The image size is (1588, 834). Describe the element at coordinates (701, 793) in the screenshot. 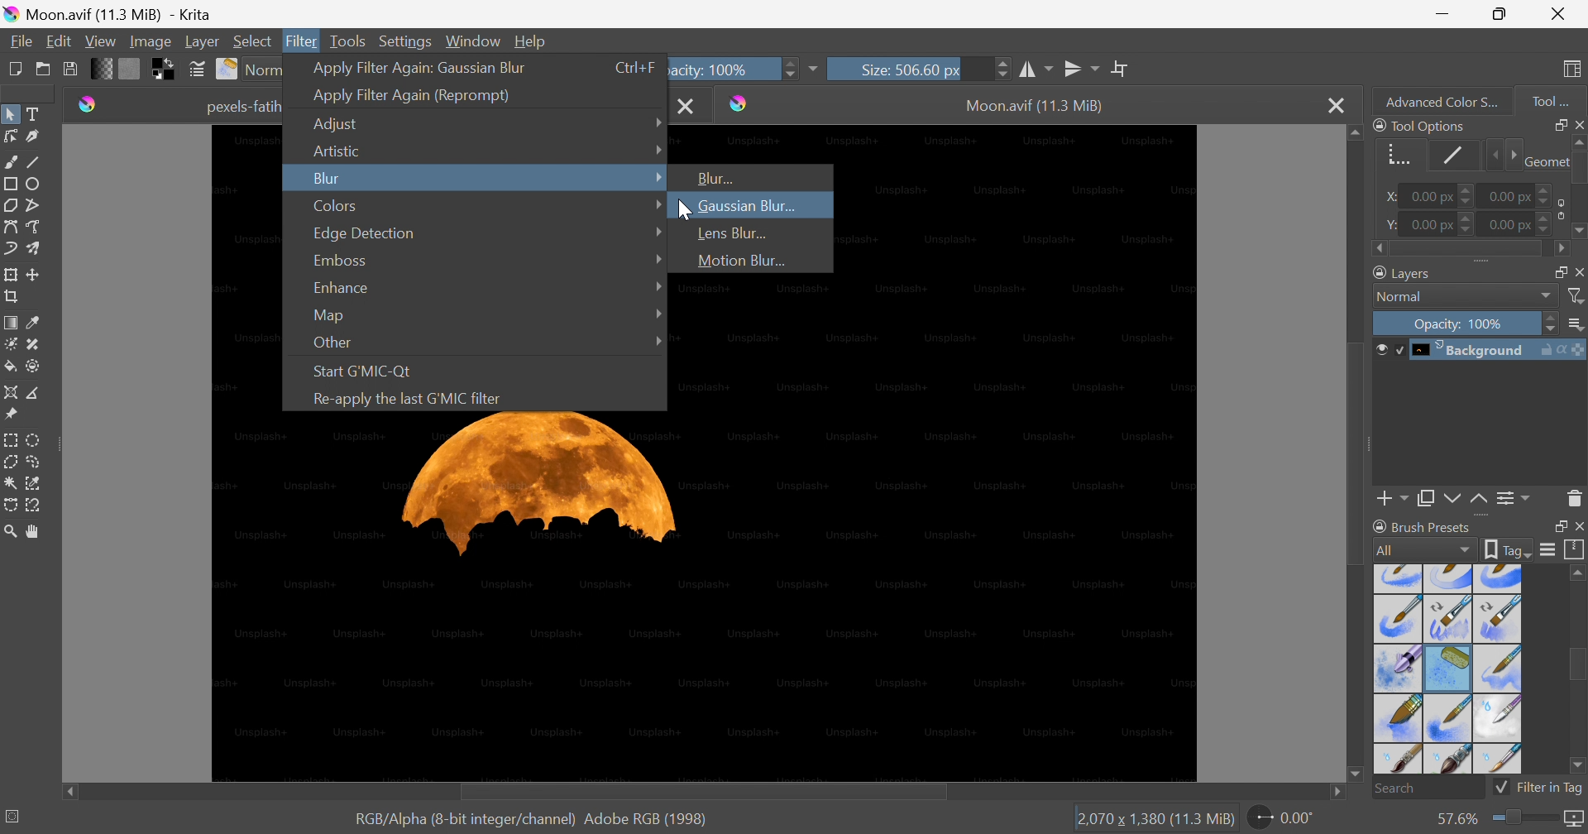

I see `Scroll bar` at that location.